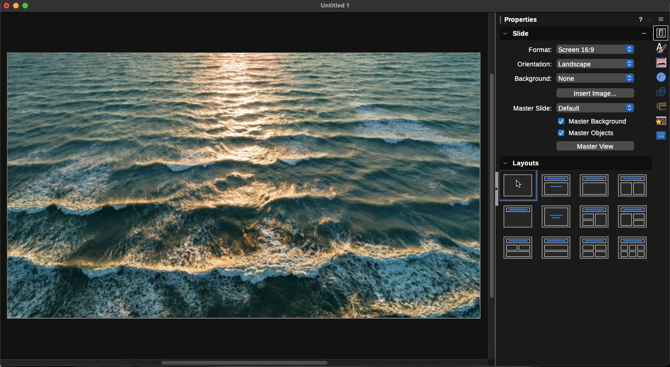 Image resolution: width=670 pixels, height=367 pixels. What do you see at coordinates (661, 78) in the screenshot?
I see `Navigator` at bounding box center [661, 78].